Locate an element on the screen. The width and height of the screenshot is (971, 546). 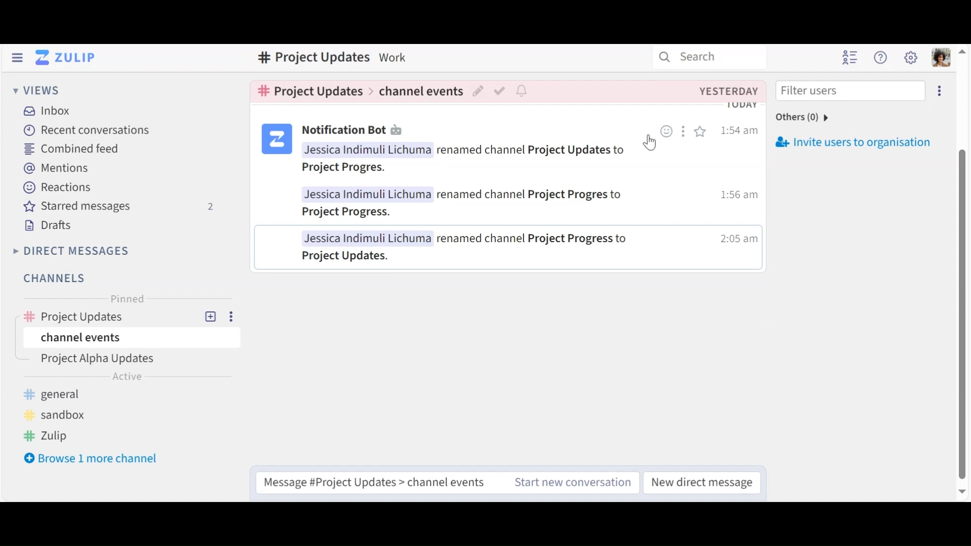
message is located at coordinates (473, 204).